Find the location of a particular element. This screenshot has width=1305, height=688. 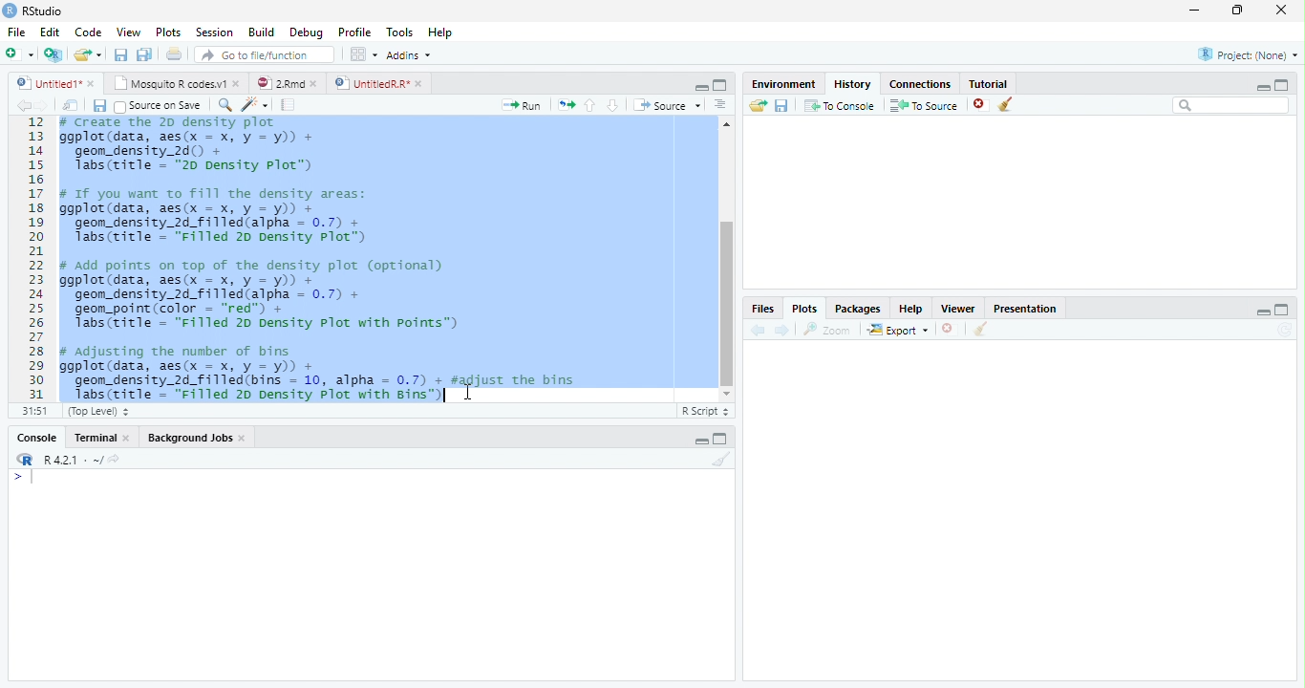

To source is located at coordinates (925, 106).